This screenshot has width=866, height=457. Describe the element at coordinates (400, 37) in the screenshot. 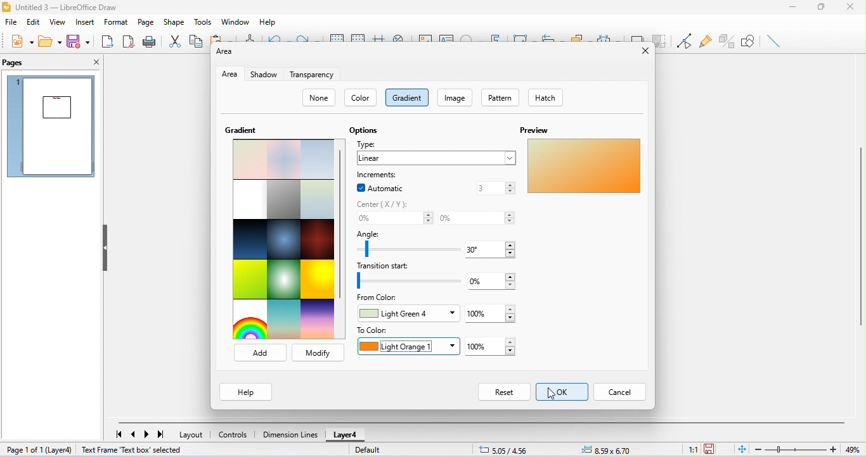

I see `zoom and pan` at that location.